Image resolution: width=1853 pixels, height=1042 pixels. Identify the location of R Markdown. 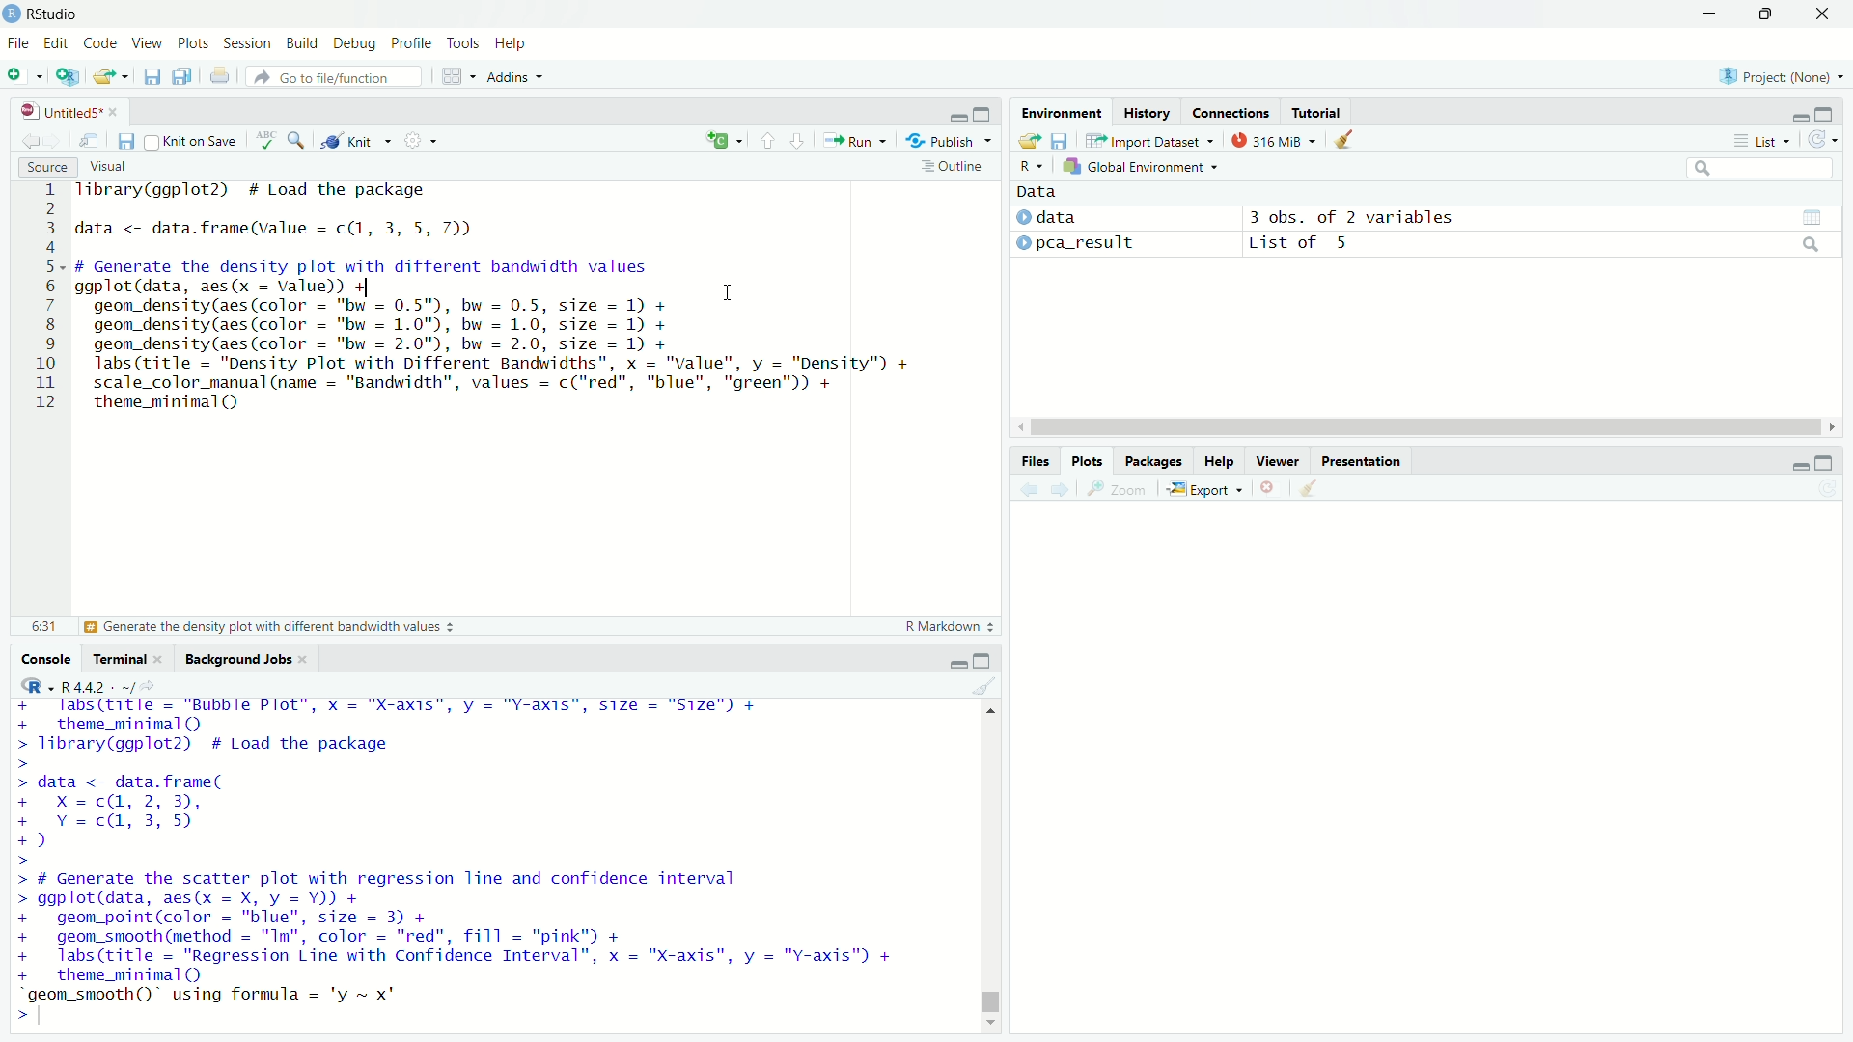
(953, 626).